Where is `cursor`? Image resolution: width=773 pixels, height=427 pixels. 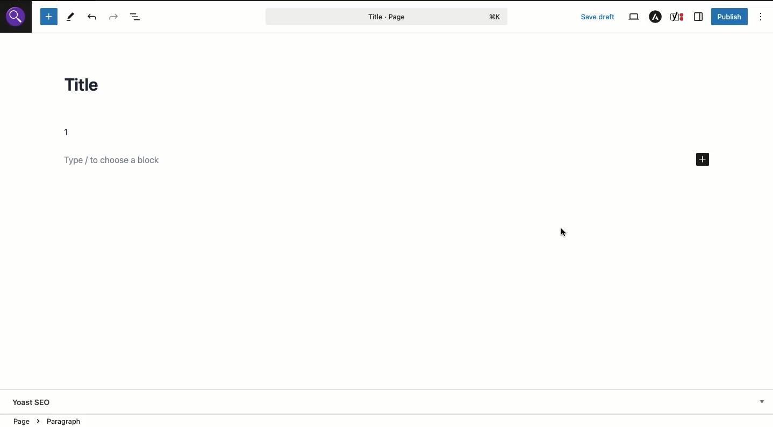 cursor is located at coordinates (563, 230).